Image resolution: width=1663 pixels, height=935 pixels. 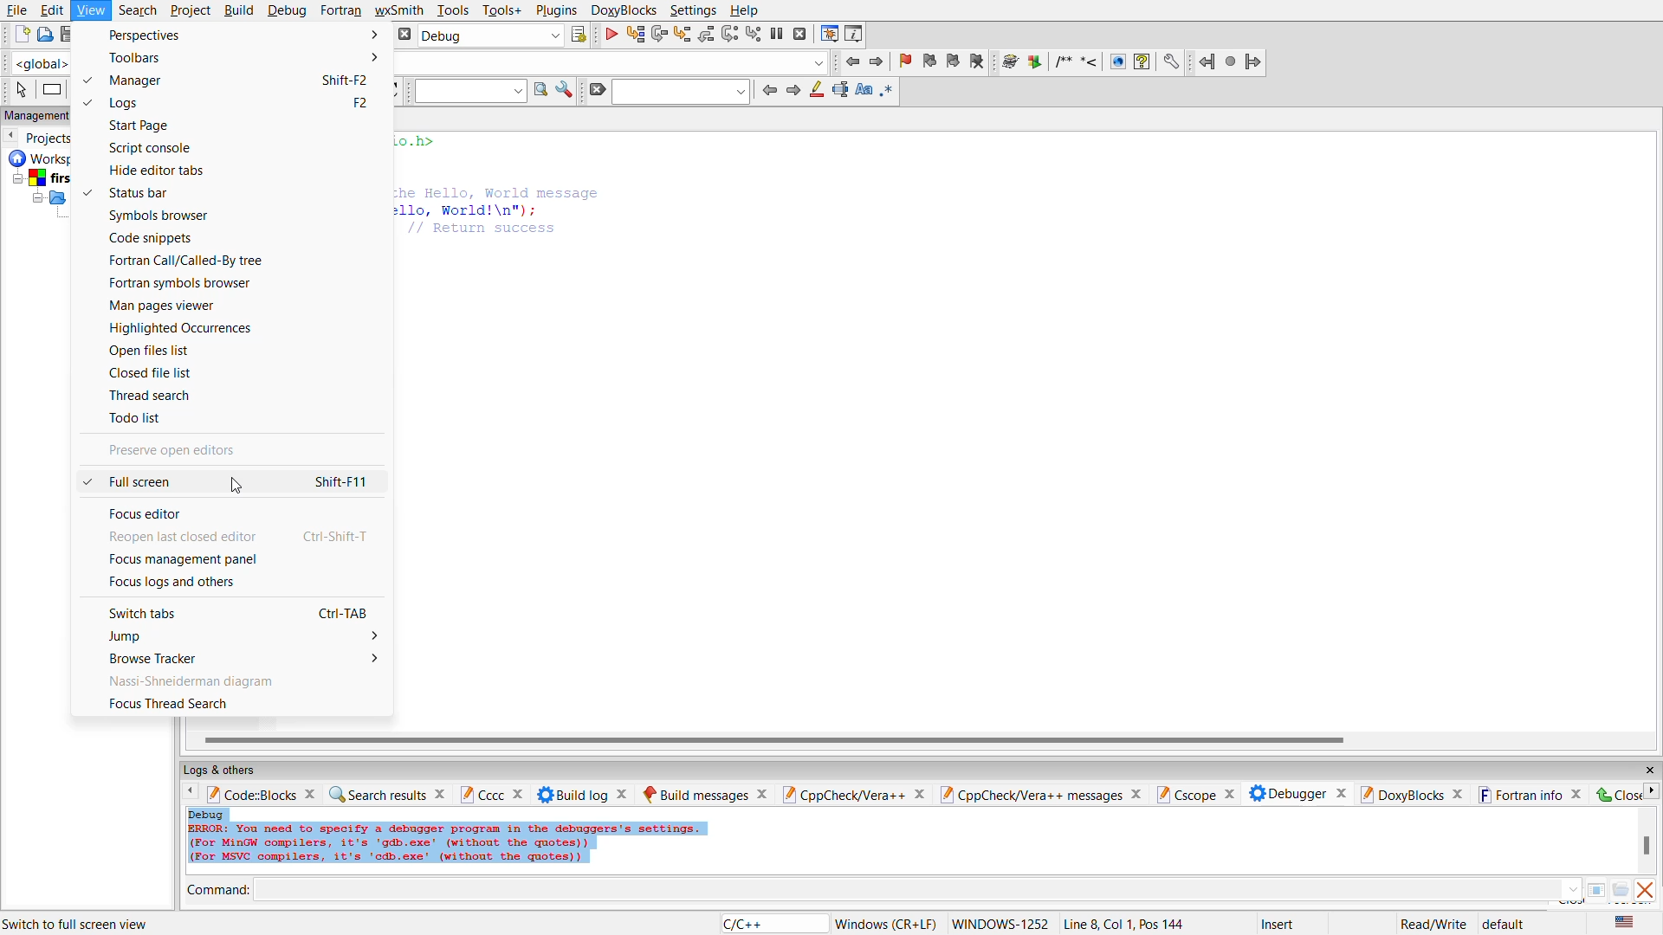 What do you see at coordinates (188, 261) in the screenshot?
I see `fortran call` at bounding box center [188, 261].